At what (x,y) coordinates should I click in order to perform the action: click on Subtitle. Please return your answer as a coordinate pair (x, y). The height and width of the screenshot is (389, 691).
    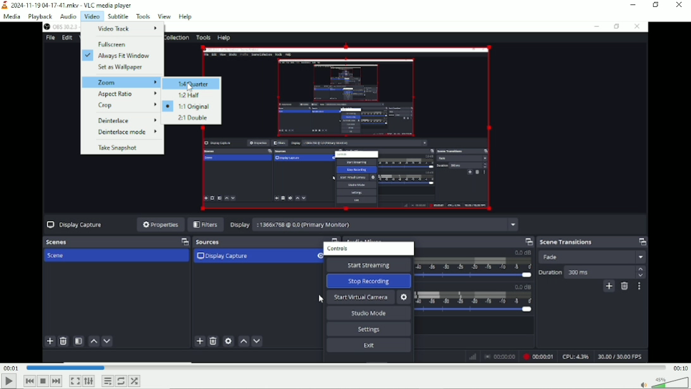
    Looking at the image, I should click on (118, 16).